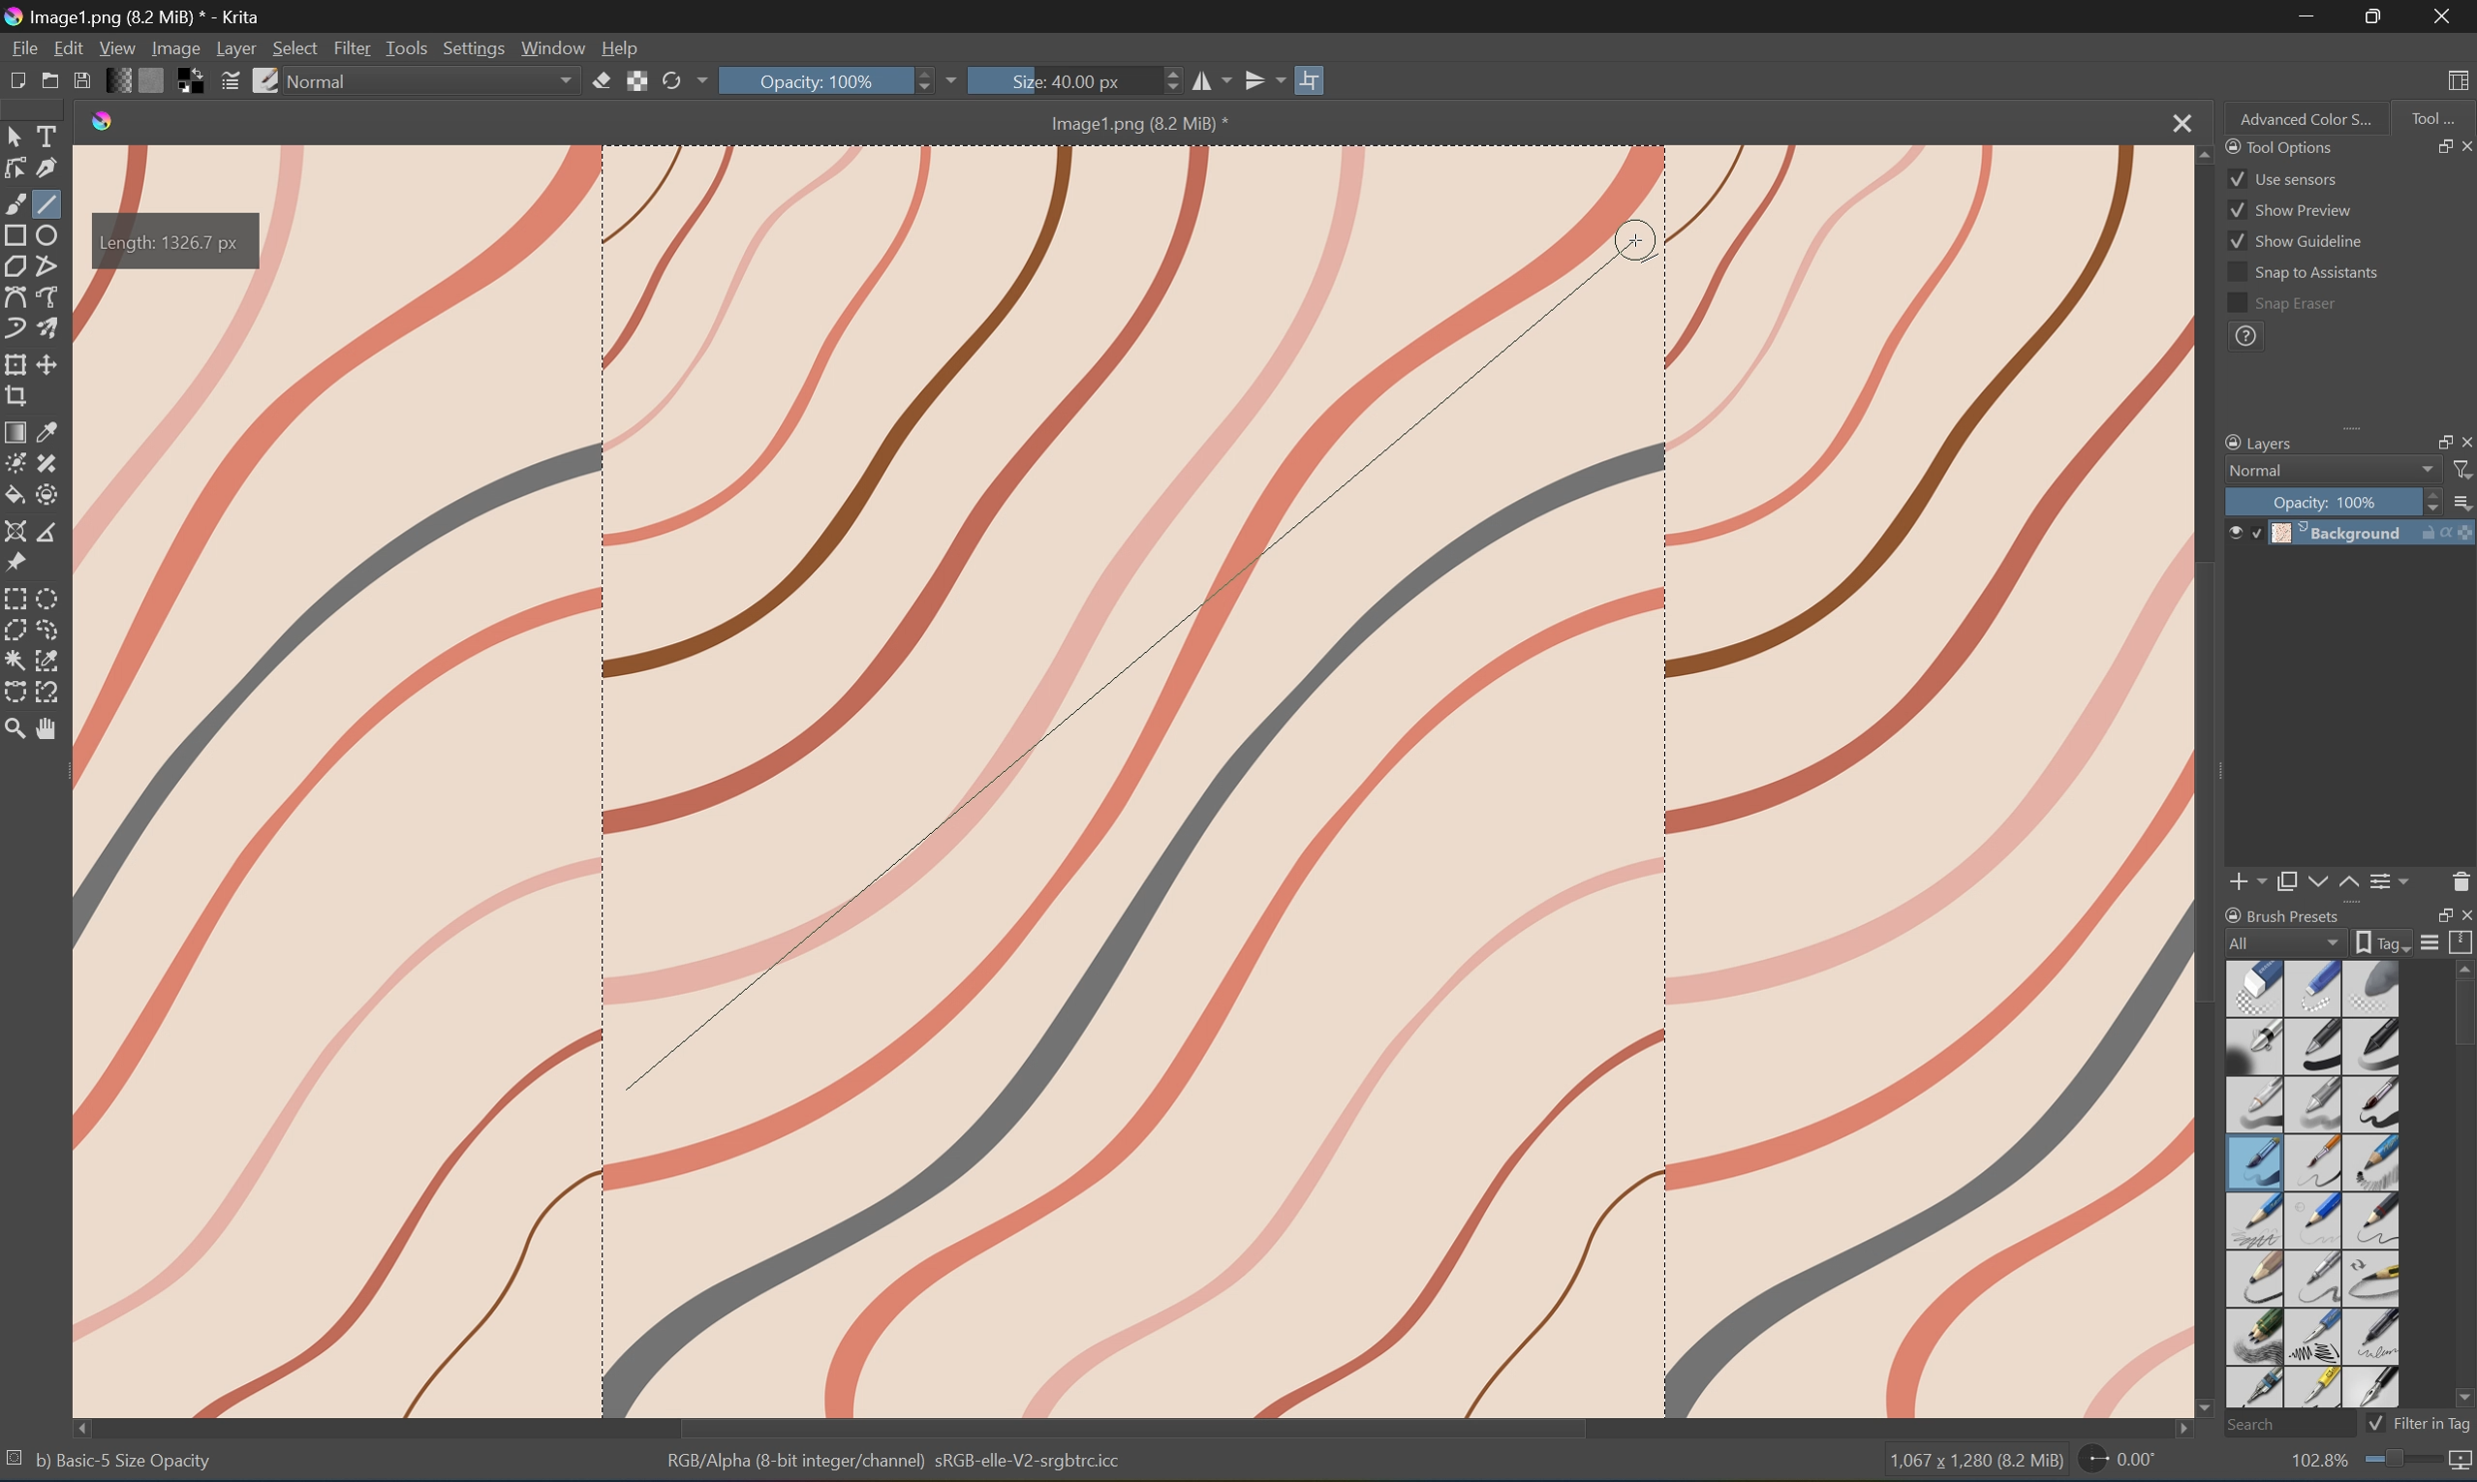 The width and height of the screenshot is (2477, 1482). What do you see at coordinates (2276, 145) in the screenshot?
I see `Tool Options` at bounding box center [2276, 145].